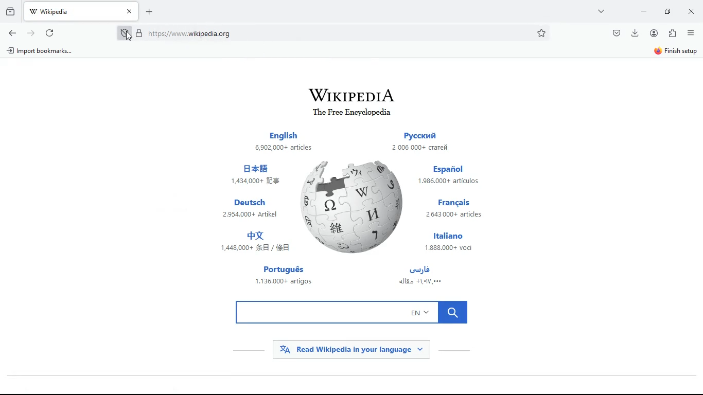  What do you see at coordinates (51, 33) in the screenshot?
I see `refresh` at bounding box center [51, 33].